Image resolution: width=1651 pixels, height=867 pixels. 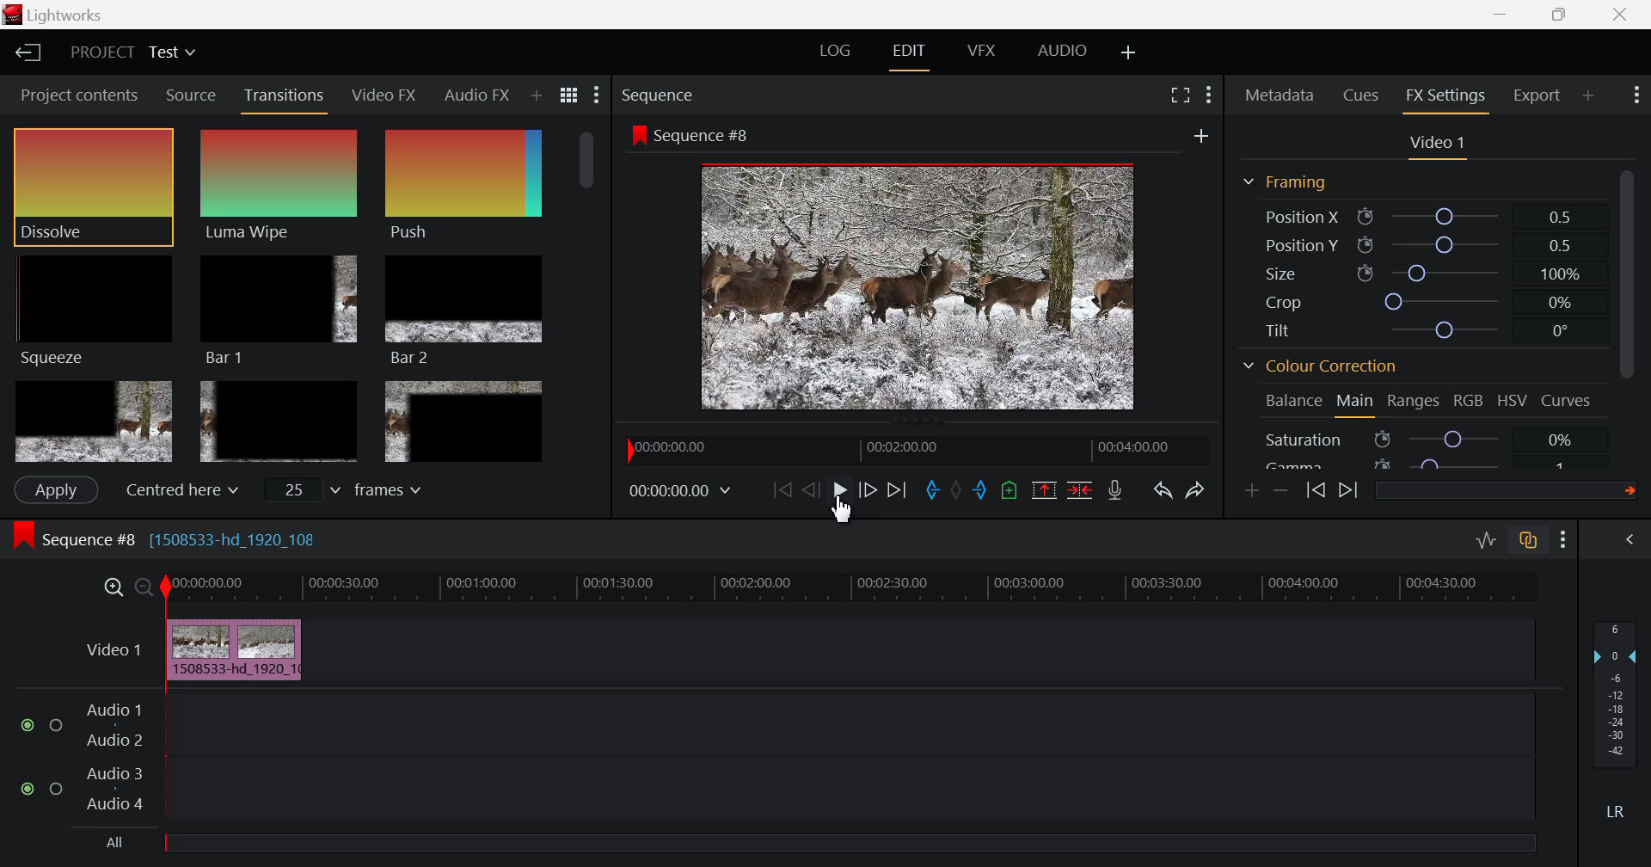 What do you see at coordinates (982, 51) in the screenshot?
I see `VFX` at bounding box center [982, 51].